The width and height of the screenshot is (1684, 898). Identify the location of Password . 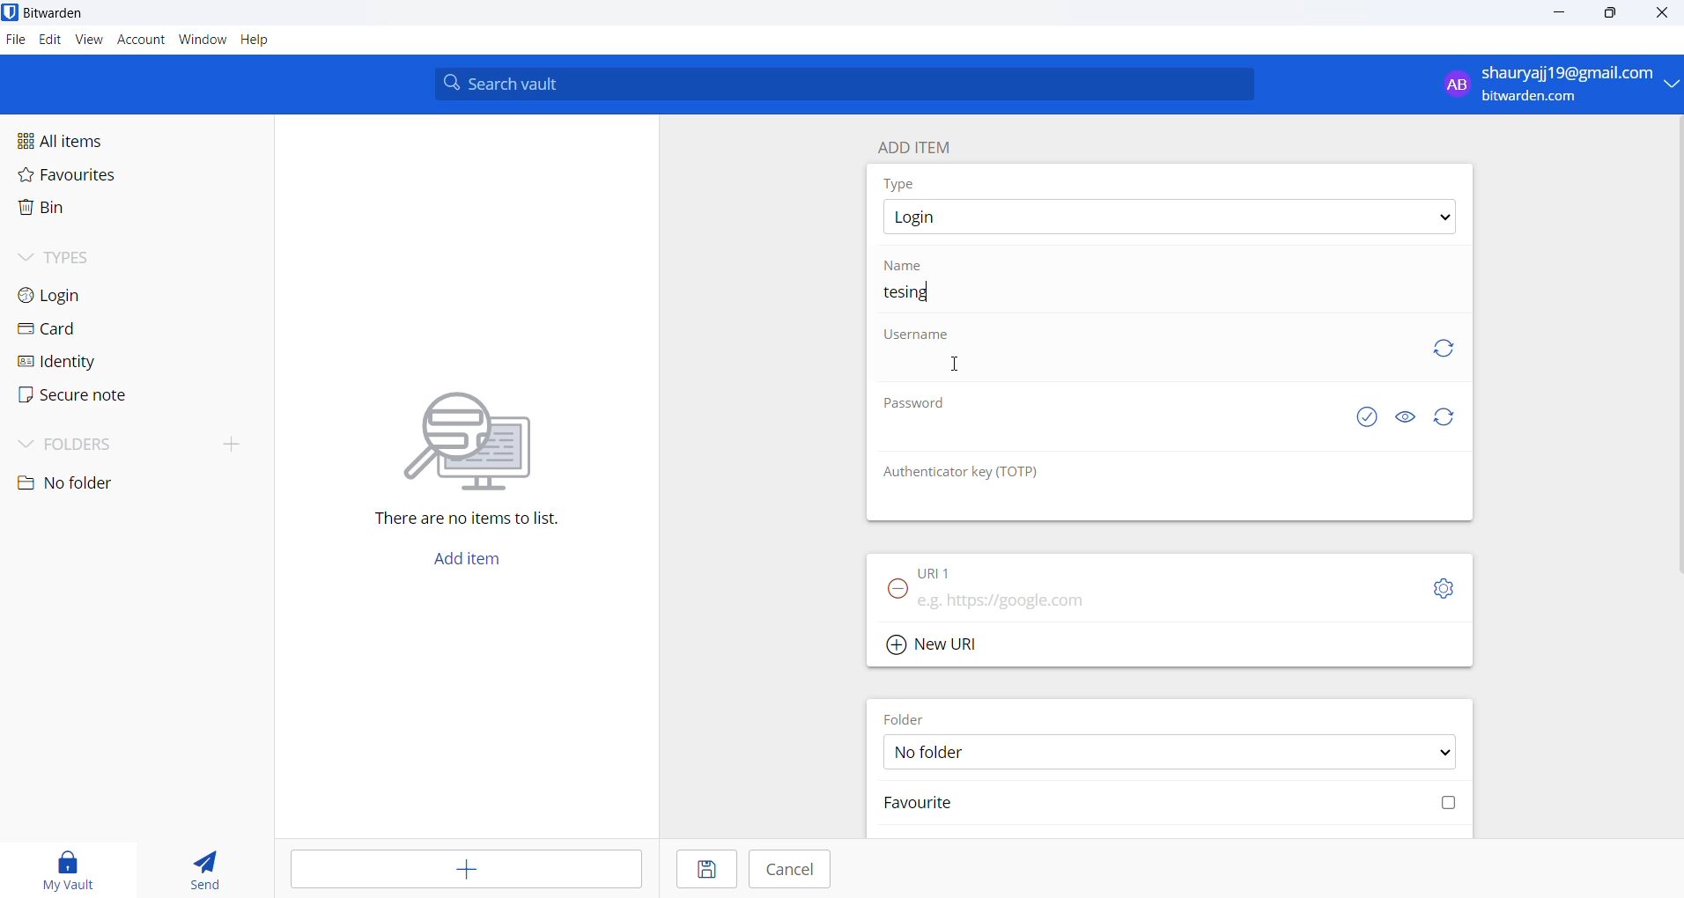
(919, 407).